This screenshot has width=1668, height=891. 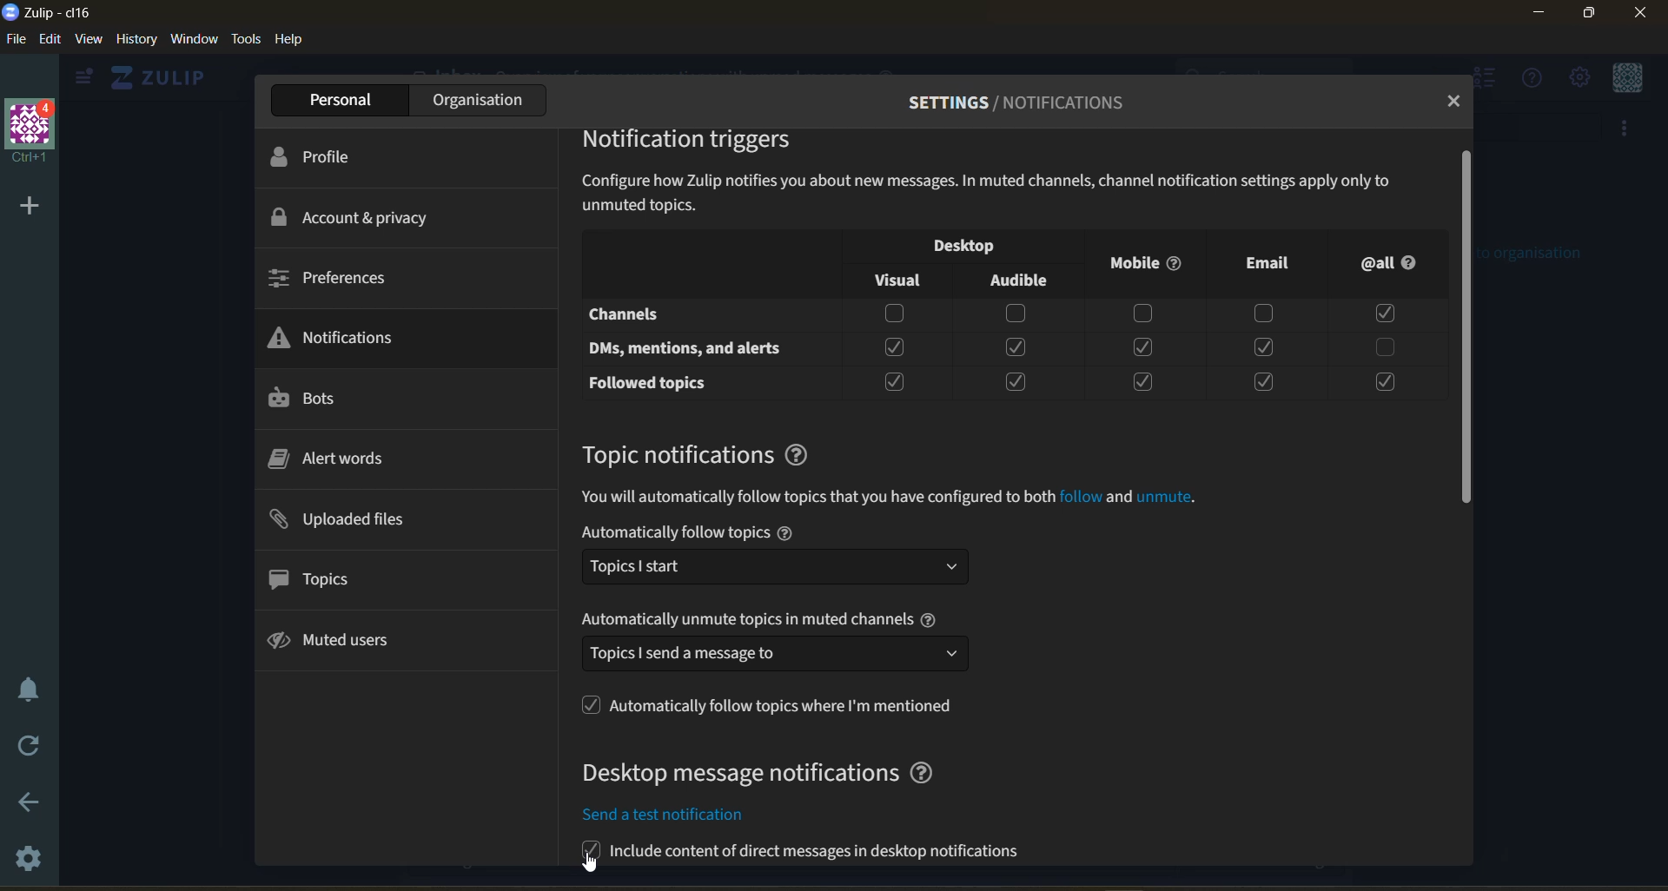 I want to click on scroll bar, so click(x=1467, y=332).